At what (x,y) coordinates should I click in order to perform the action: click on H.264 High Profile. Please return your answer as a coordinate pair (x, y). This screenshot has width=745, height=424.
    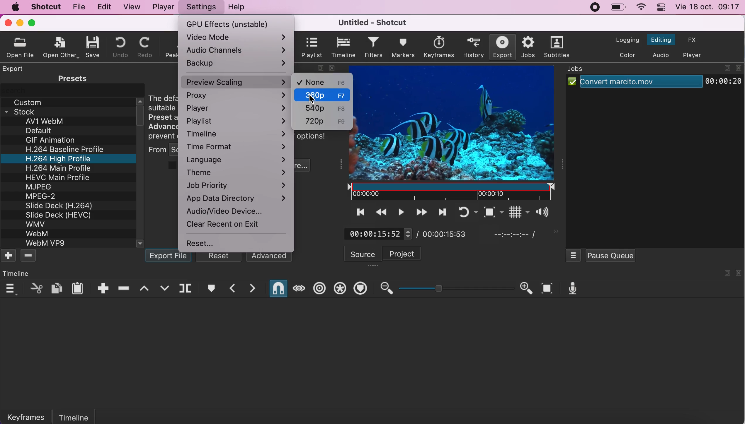
    Looking at the image, I should click on (65, 158).